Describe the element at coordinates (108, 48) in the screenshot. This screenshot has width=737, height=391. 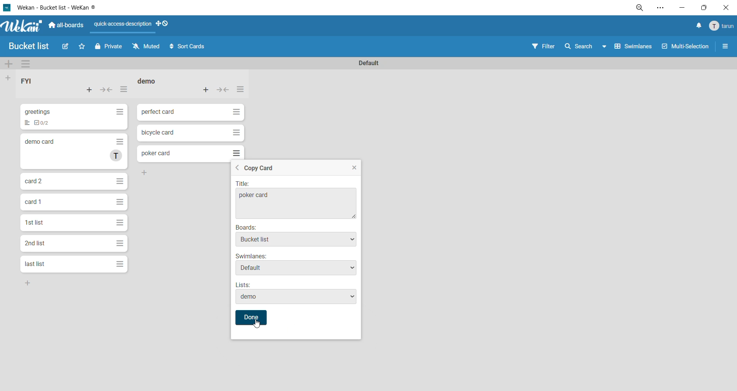
I see `private` at that location.